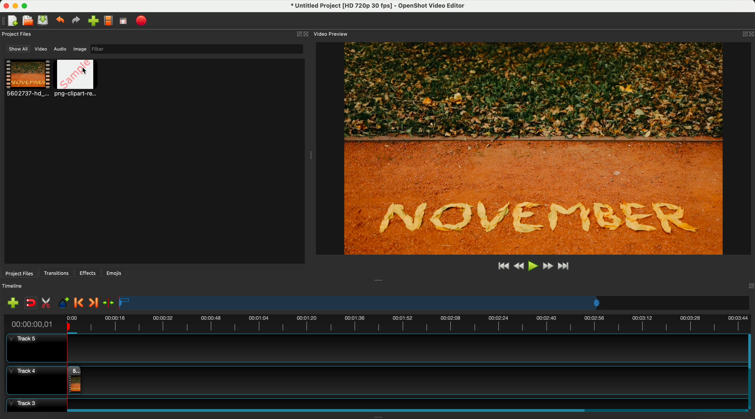  Describe the element at coordinates (143, 21) in the screenshot. I see `export video` at that location.